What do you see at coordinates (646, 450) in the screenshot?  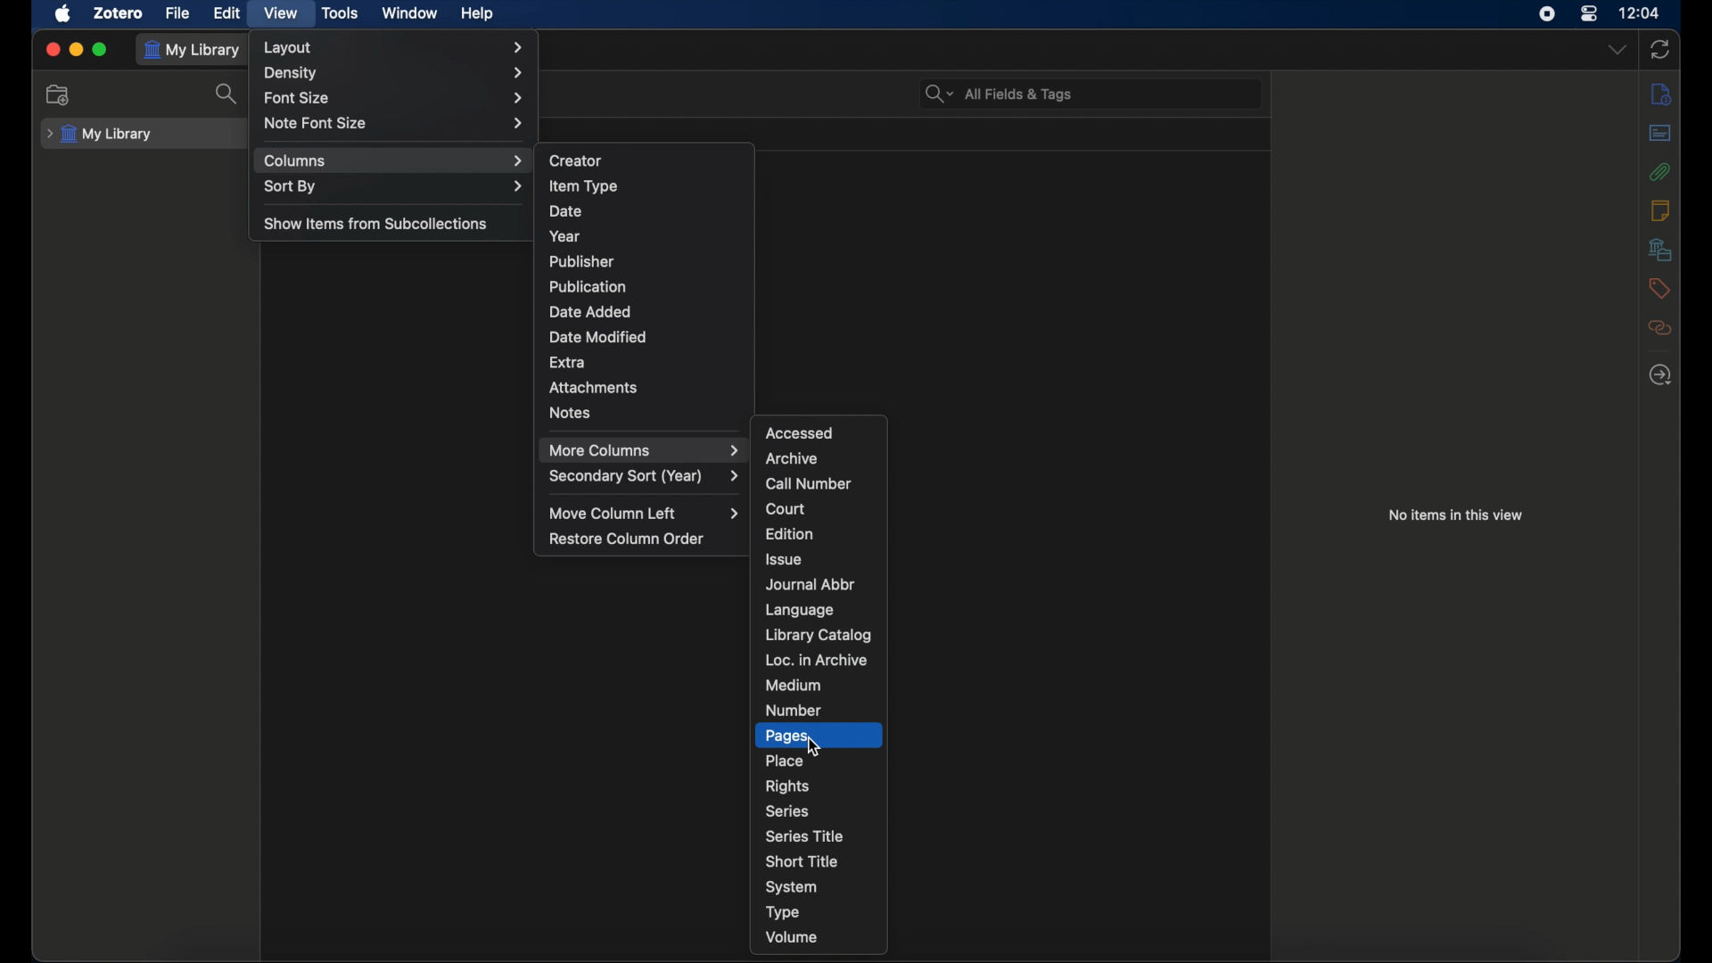 I see `more columns` at bounding box center [646, 450].